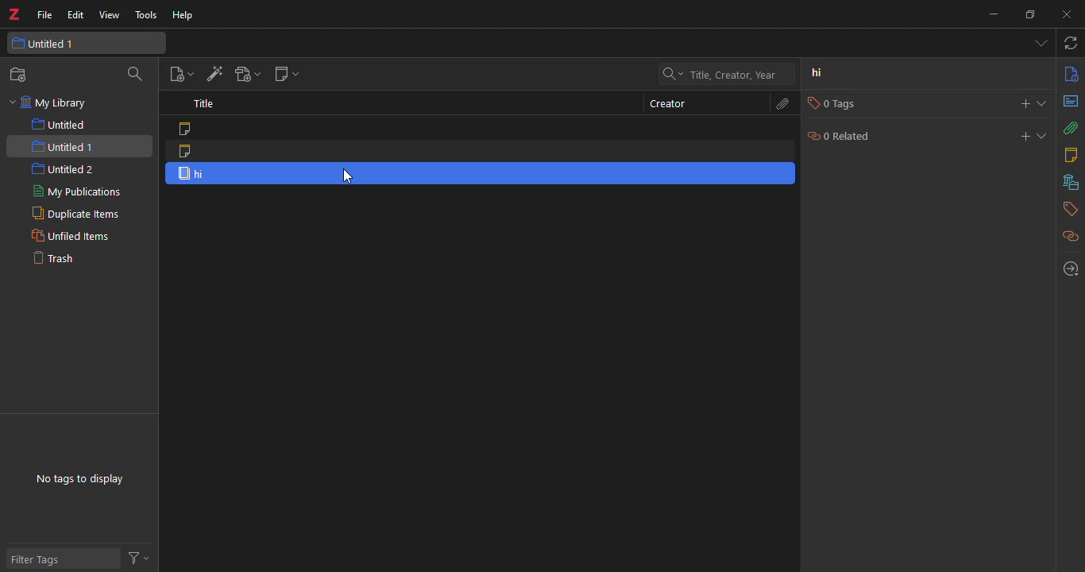 The height and width of the screenshot is (572, 1085). I want to click on actions, so click(143, 560).